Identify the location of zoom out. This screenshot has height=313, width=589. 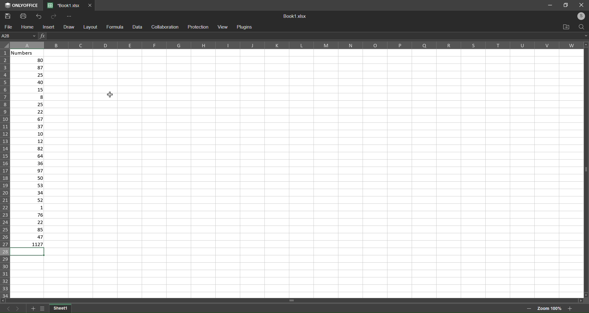
(527, 308).